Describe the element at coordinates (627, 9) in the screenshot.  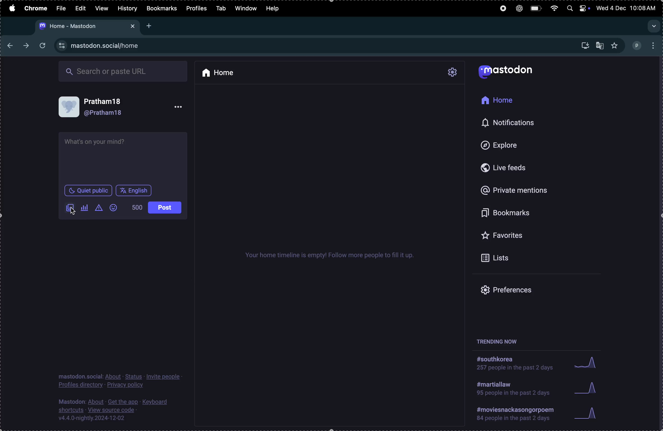
I see `date and time` at that location.